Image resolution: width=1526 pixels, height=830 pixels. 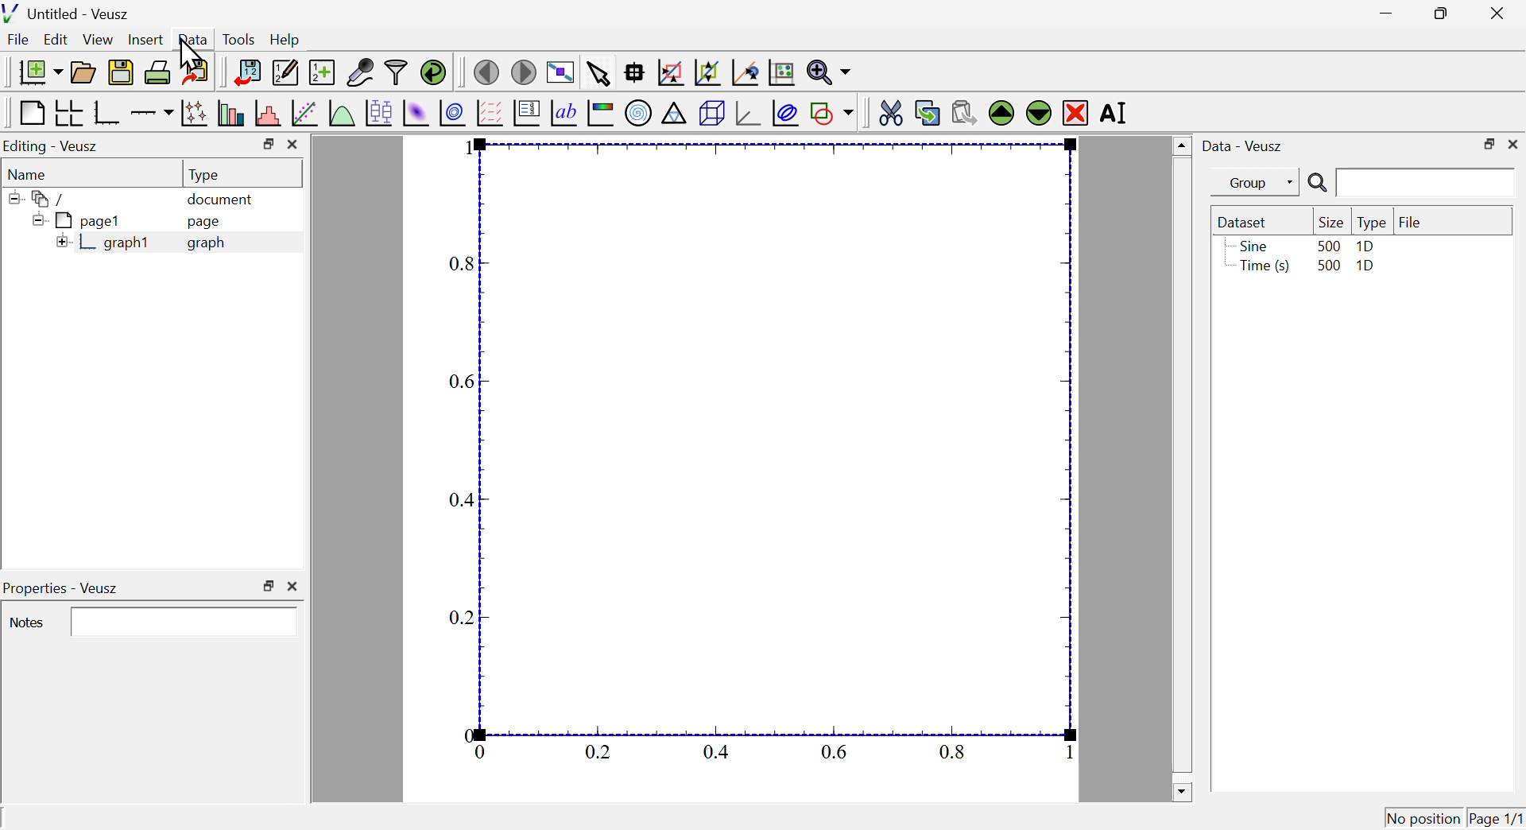 I want to click on scrollbar, so click(x=1181, y=468).